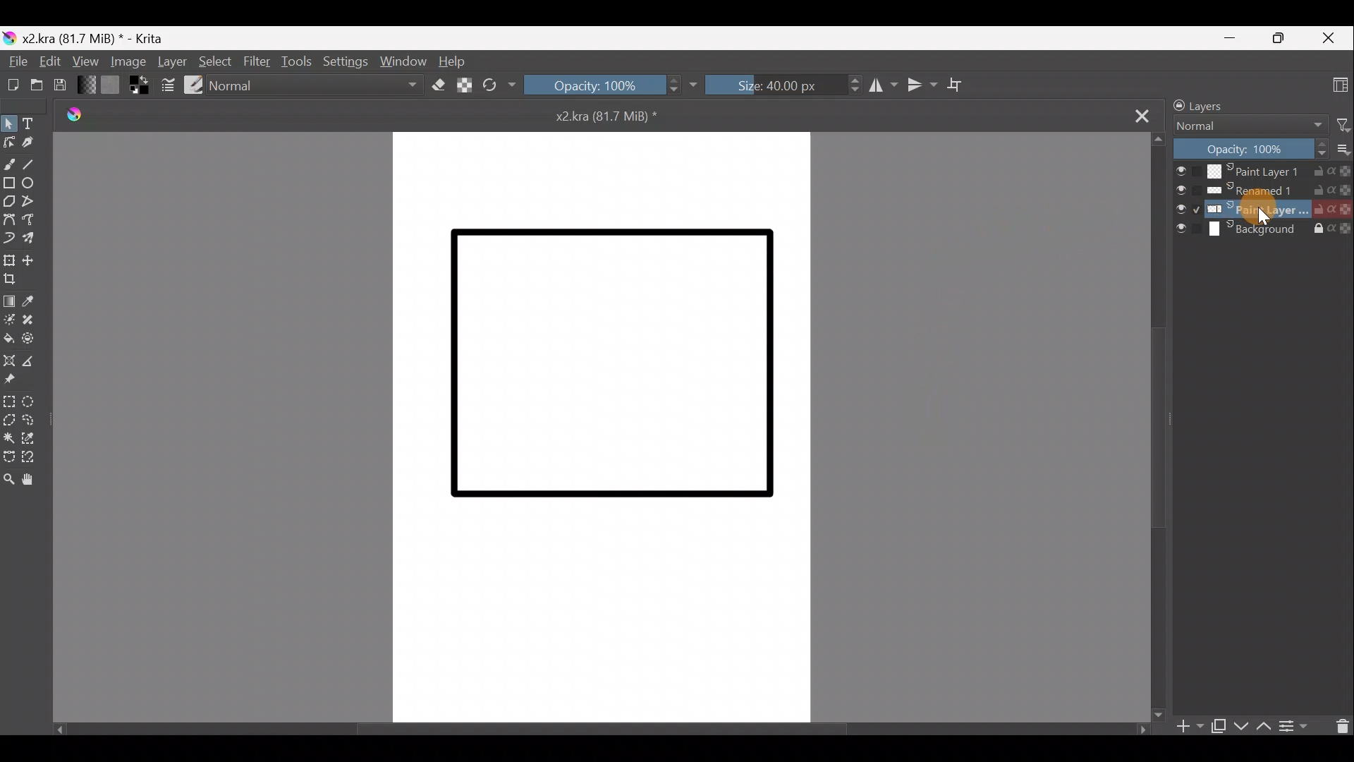 The height and width of the screenshot is (762, 1354). Describe the element at coordinates (13, 280) in the screenshot. I see `Crop image to an area` at that location.